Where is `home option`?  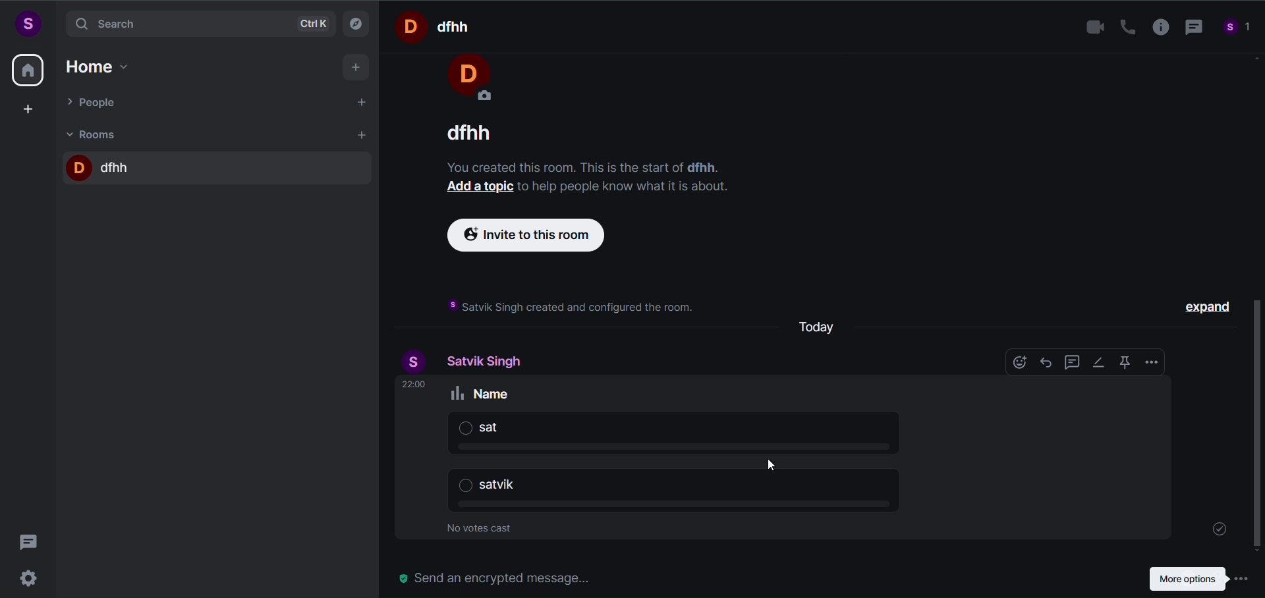
home option is located at coordinates (102, 65).